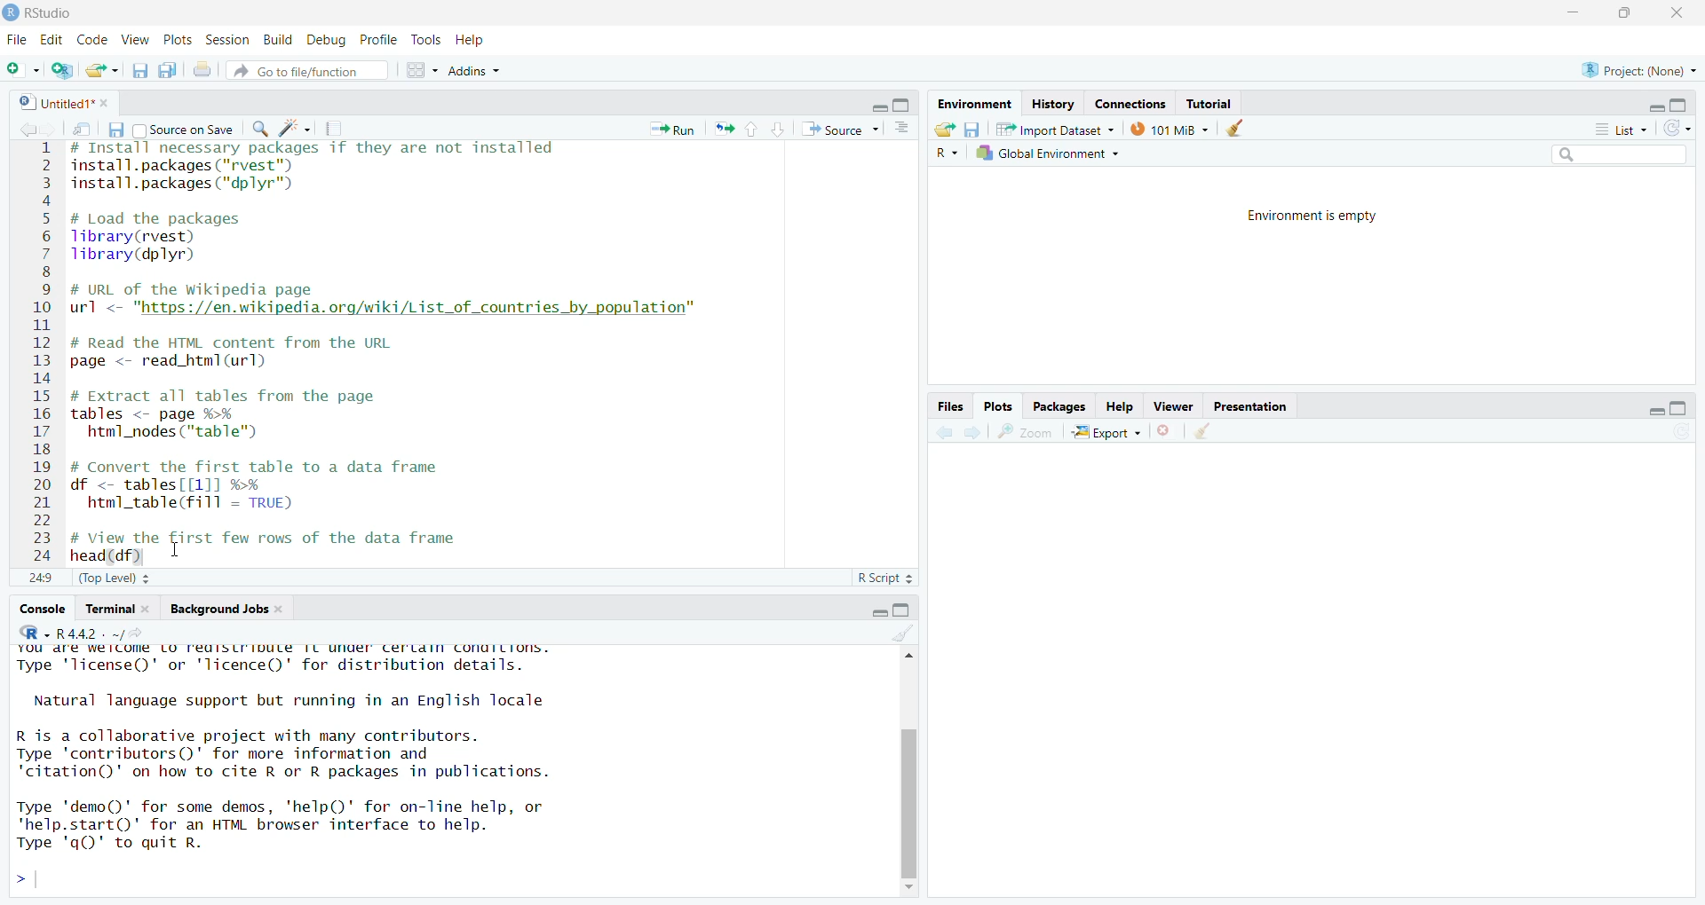 The width and height of the screenshot is (1705, 905). I want to click on Plots, so click(178, 40).